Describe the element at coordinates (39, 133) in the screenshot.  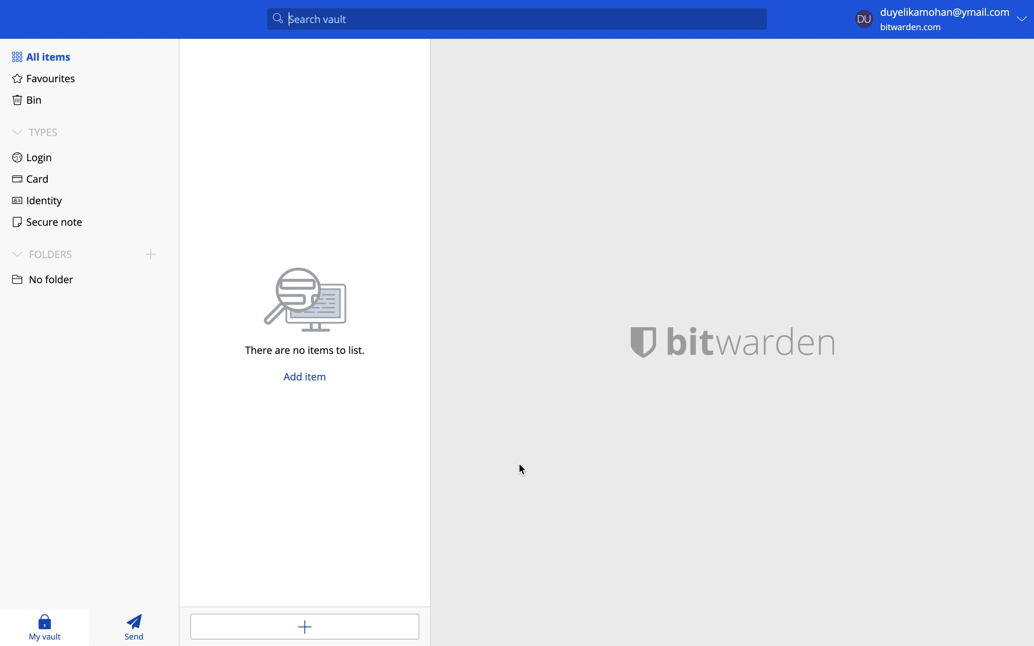
I see `types` at that location.